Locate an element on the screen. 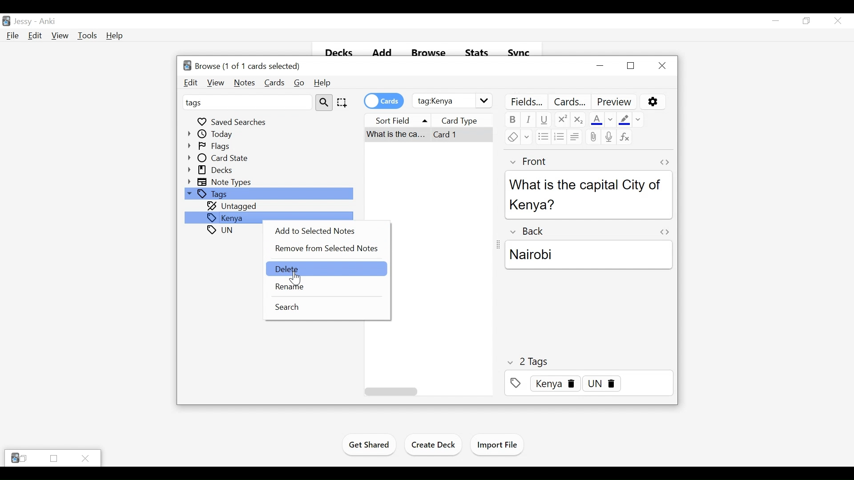 This screenshot has width=854, height=480. Close is located at coordinates (86, 458).